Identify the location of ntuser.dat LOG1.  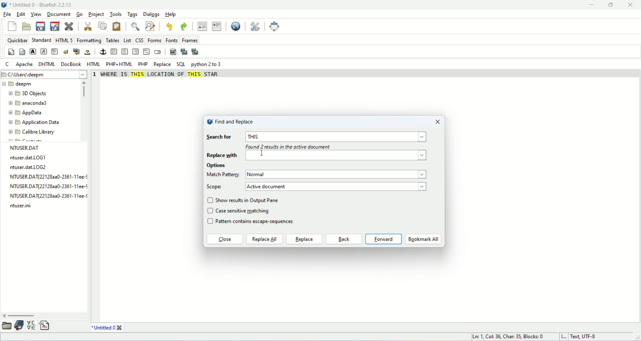
(27, 158).